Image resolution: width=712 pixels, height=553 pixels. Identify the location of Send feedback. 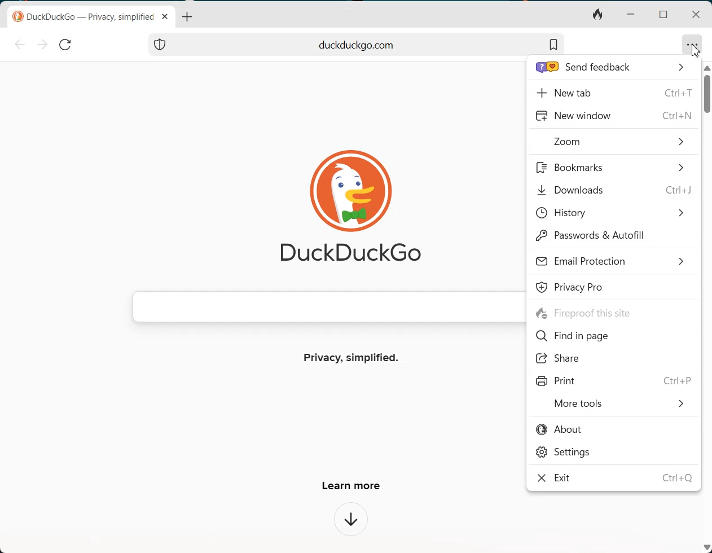
(613, 68).